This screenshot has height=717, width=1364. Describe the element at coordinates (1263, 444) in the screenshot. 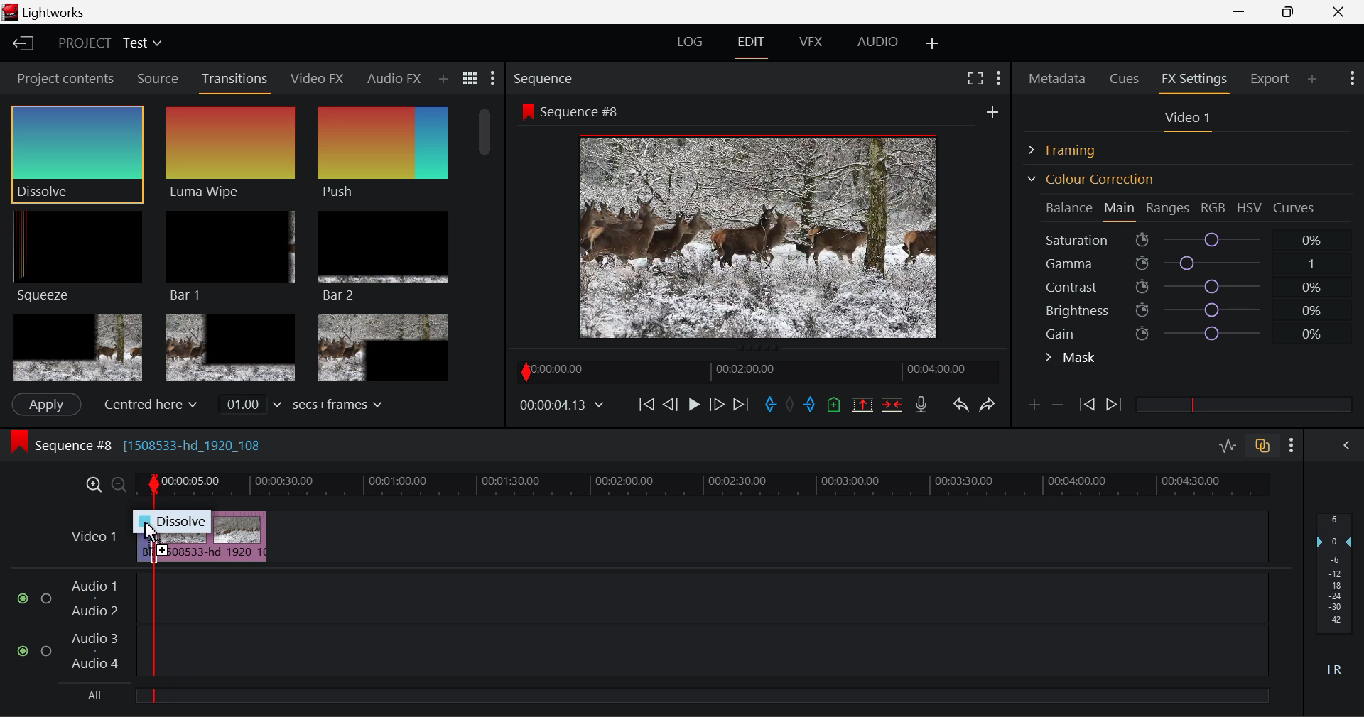

I see `Toggle audio track sync` at that location.